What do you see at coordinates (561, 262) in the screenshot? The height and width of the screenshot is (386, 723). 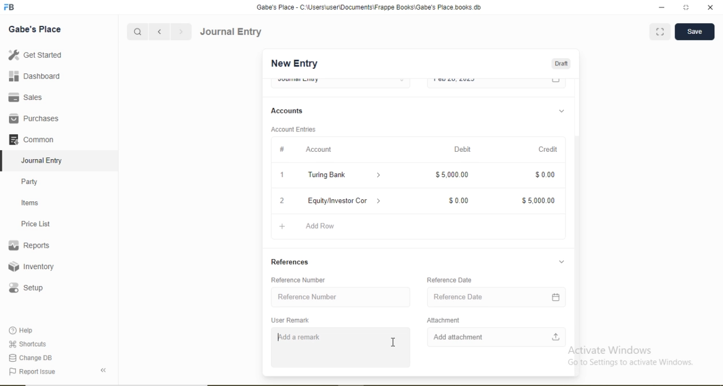 I see `Dropdown` at bounding box center [561, 262].